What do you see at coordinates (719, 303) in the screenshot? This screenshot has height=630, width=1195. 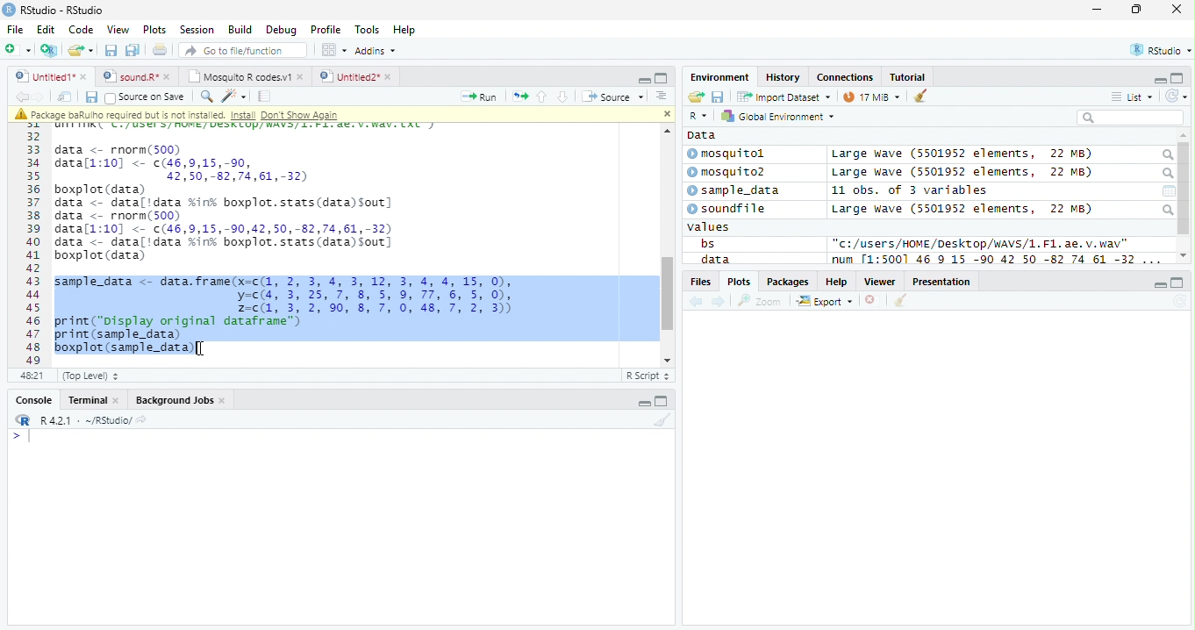 I see `go forward` at bounding box center [719, 303].